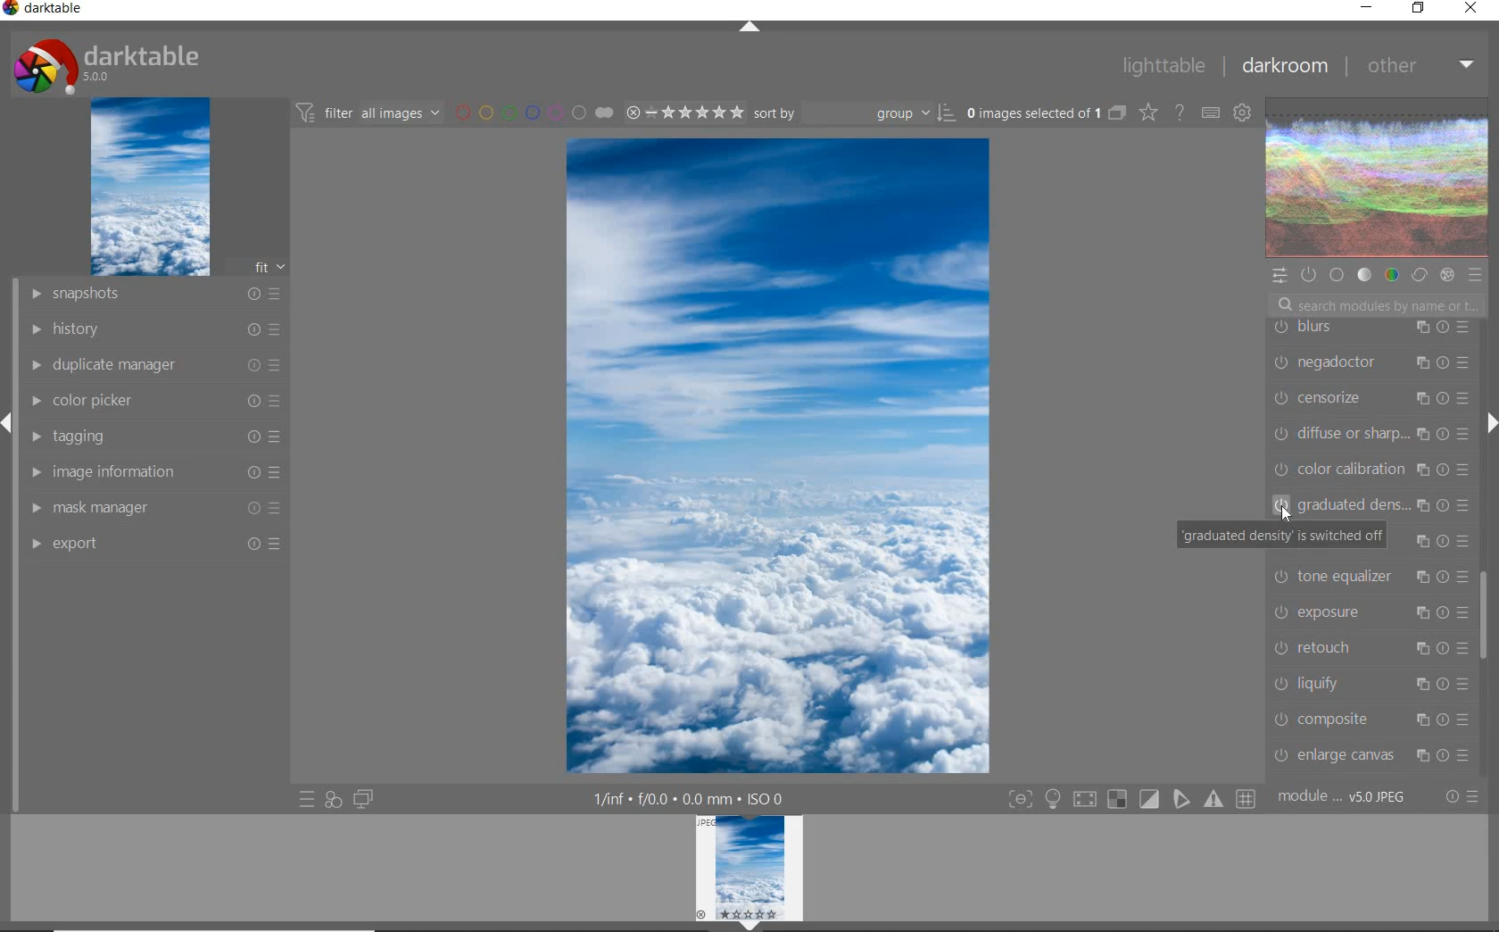 The width and height of the screenshot is (1499, 932). What do you see at coordinates (1372, 329) in the screenshot?
I see `Blur` at bounding box center [1372, 329].